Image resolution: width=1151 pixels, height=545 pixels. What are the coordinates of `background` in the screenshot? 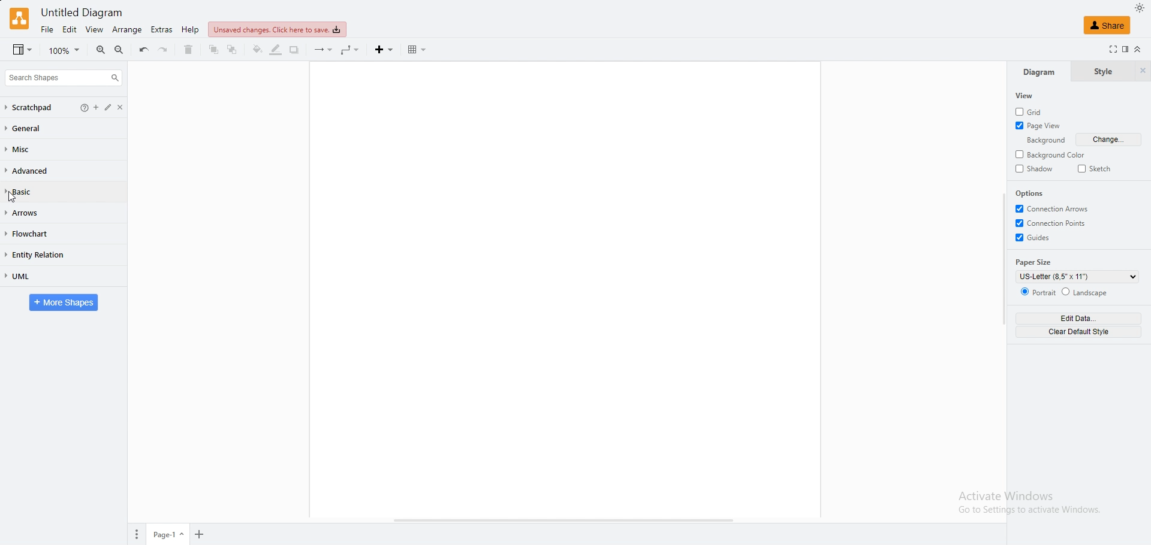 It's located at (1042, 141).